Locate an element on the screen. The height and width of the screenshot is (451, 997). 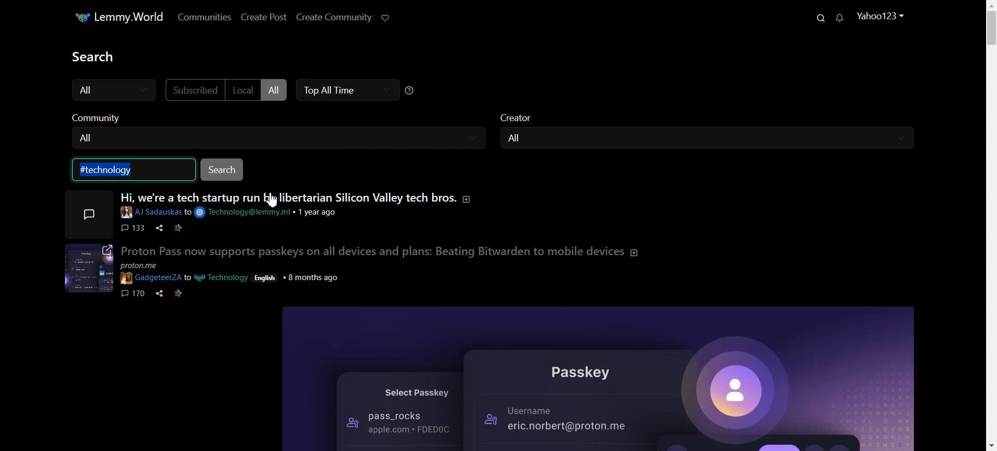
Create Post is located at coordinates (267, 18).